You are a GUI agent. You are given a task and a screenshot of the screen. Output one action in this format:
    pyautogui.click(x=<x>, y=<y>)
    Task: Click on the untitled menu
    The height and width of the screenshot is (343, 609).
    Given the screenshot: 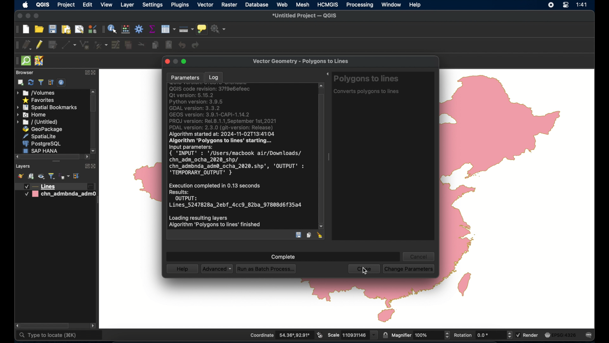 What is the action you would take?
    pyautogui.click(x=37, y=122)
    